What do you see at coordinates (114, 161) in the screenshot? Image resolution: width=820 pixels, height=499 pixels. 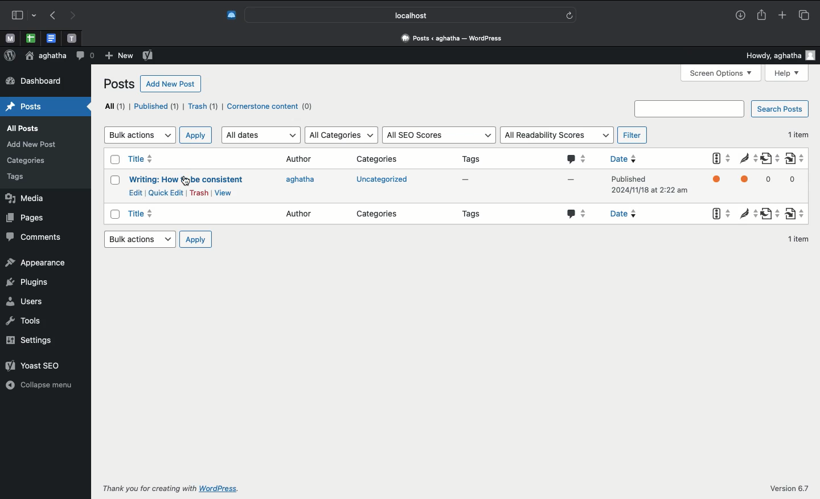 I see `Checkbox` at bounding box center [114, 161].